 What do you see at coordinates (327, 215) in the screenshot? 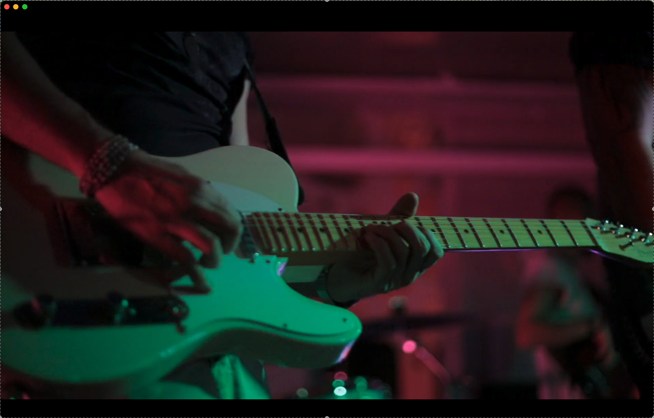
I see `concert video playing` at bounding box center [327, 215].